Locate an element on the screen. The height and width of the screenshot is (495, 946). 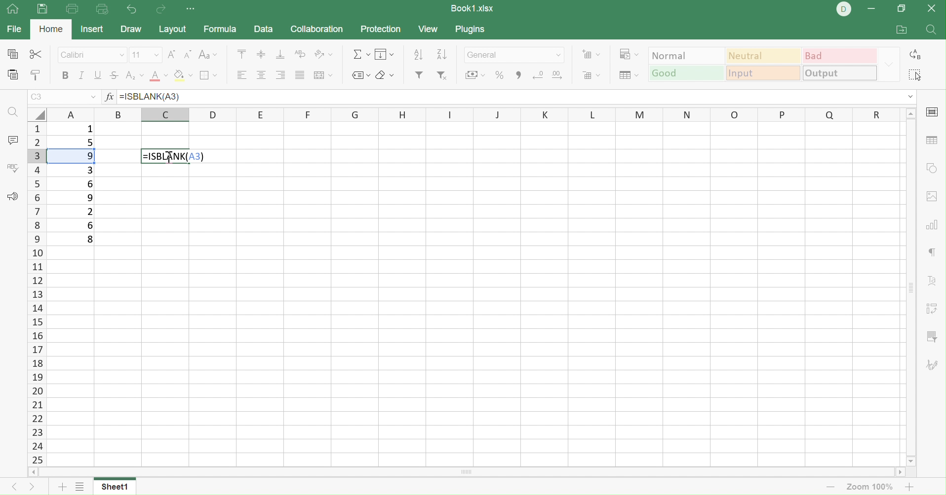
Close is located at coordinates (934, 8).